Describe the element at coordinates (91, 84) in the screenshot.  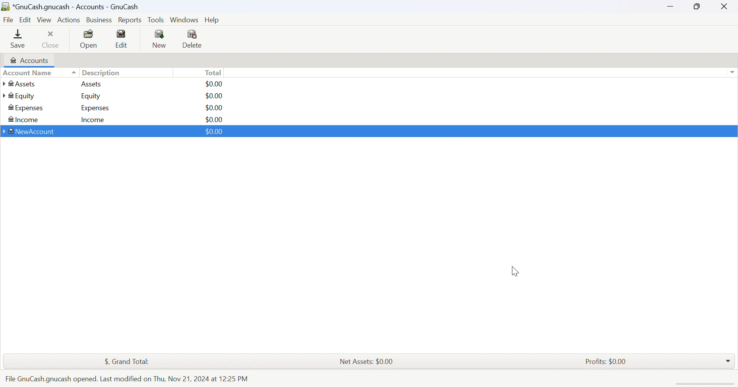
I see `Assets` at that location.